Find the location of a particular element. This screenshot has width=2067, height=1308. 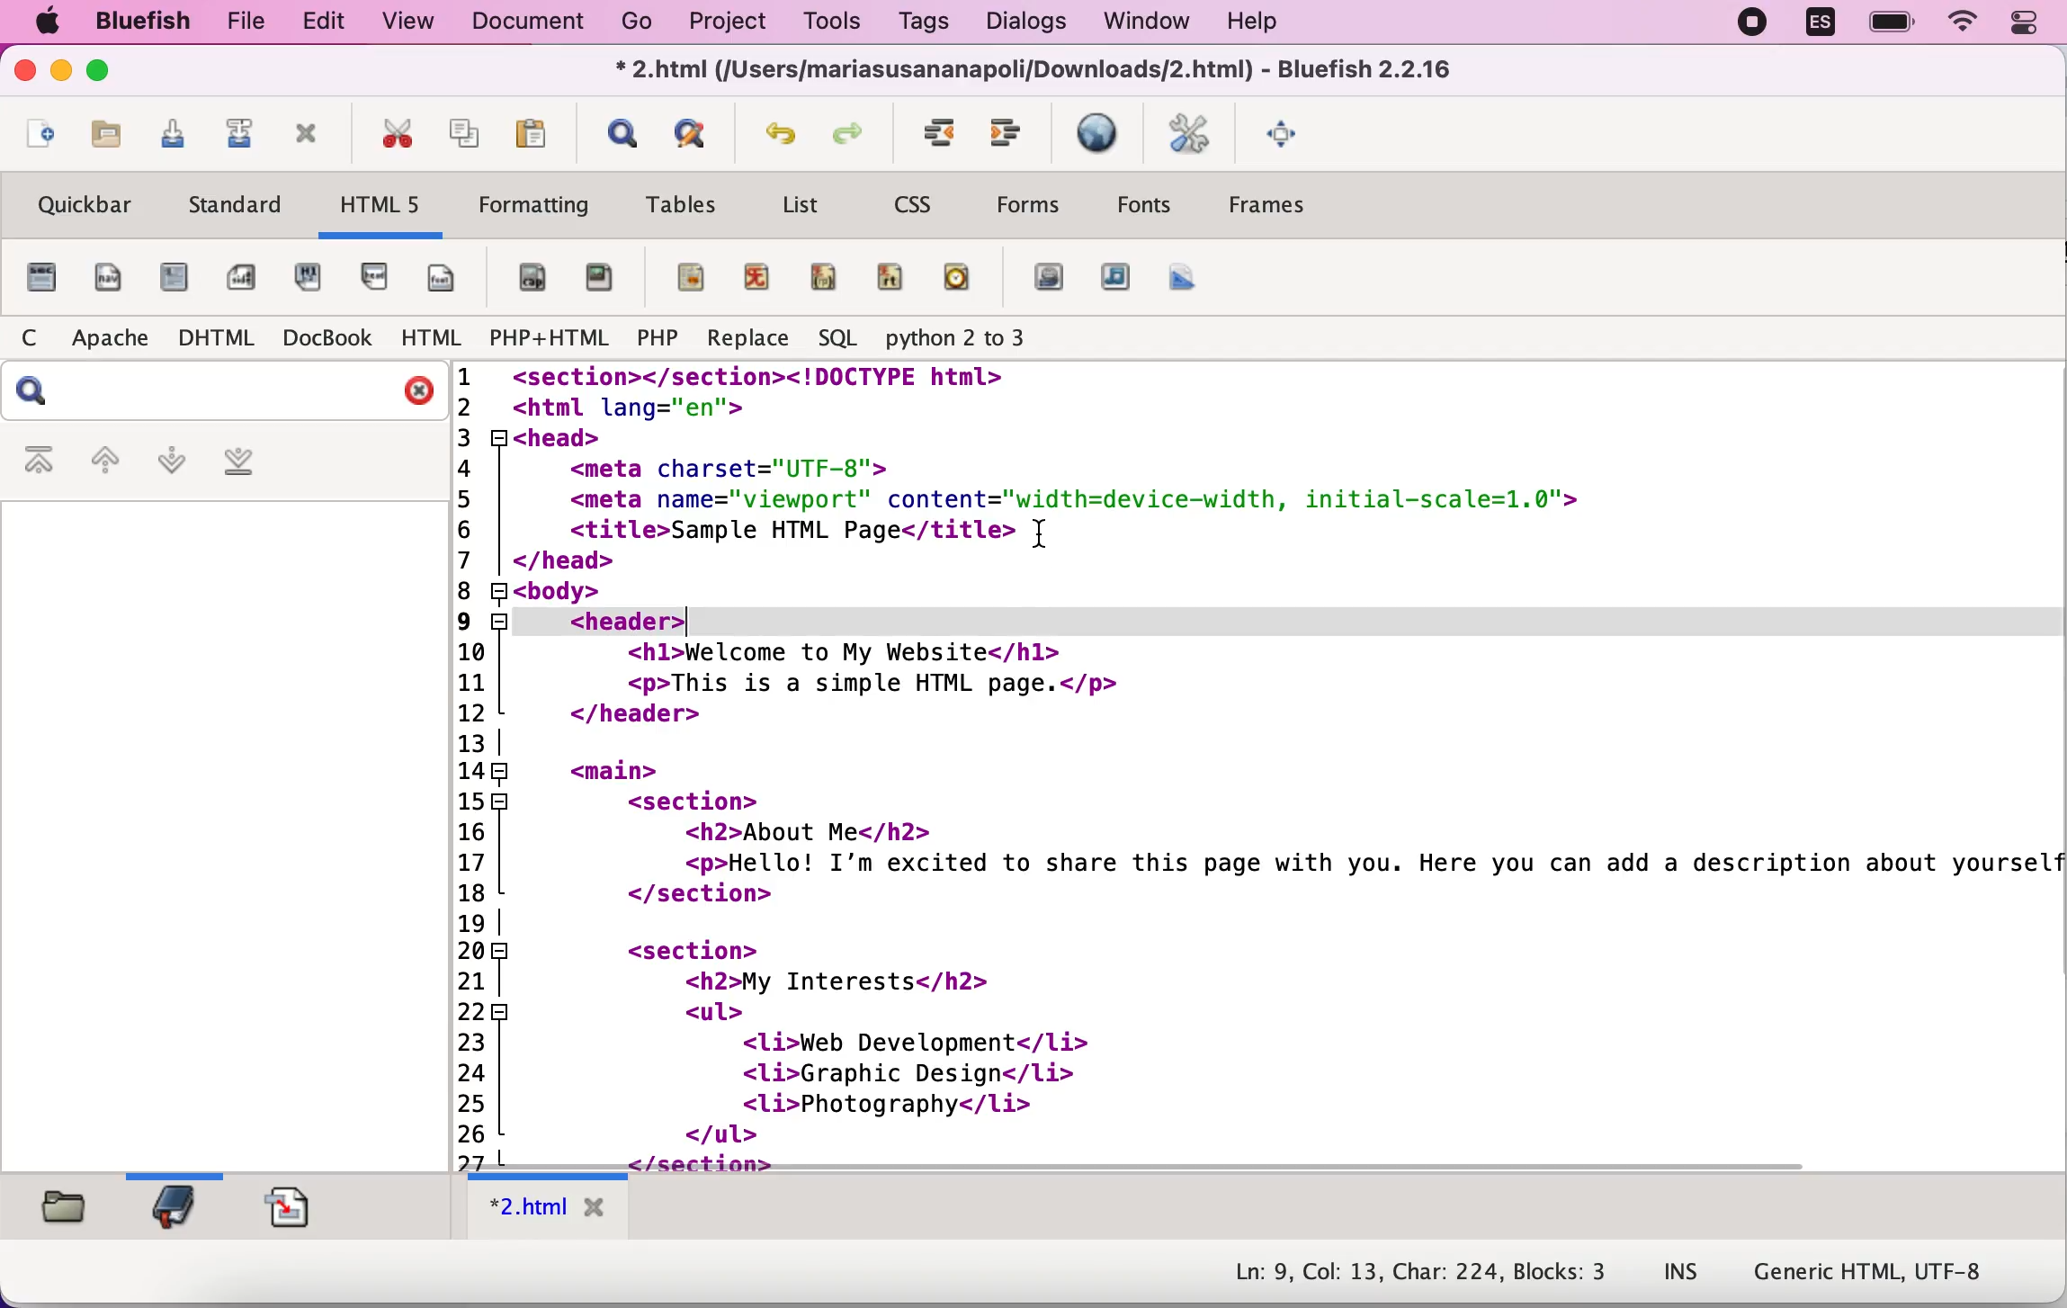

next bookmark is located at coordinates (173, 464).